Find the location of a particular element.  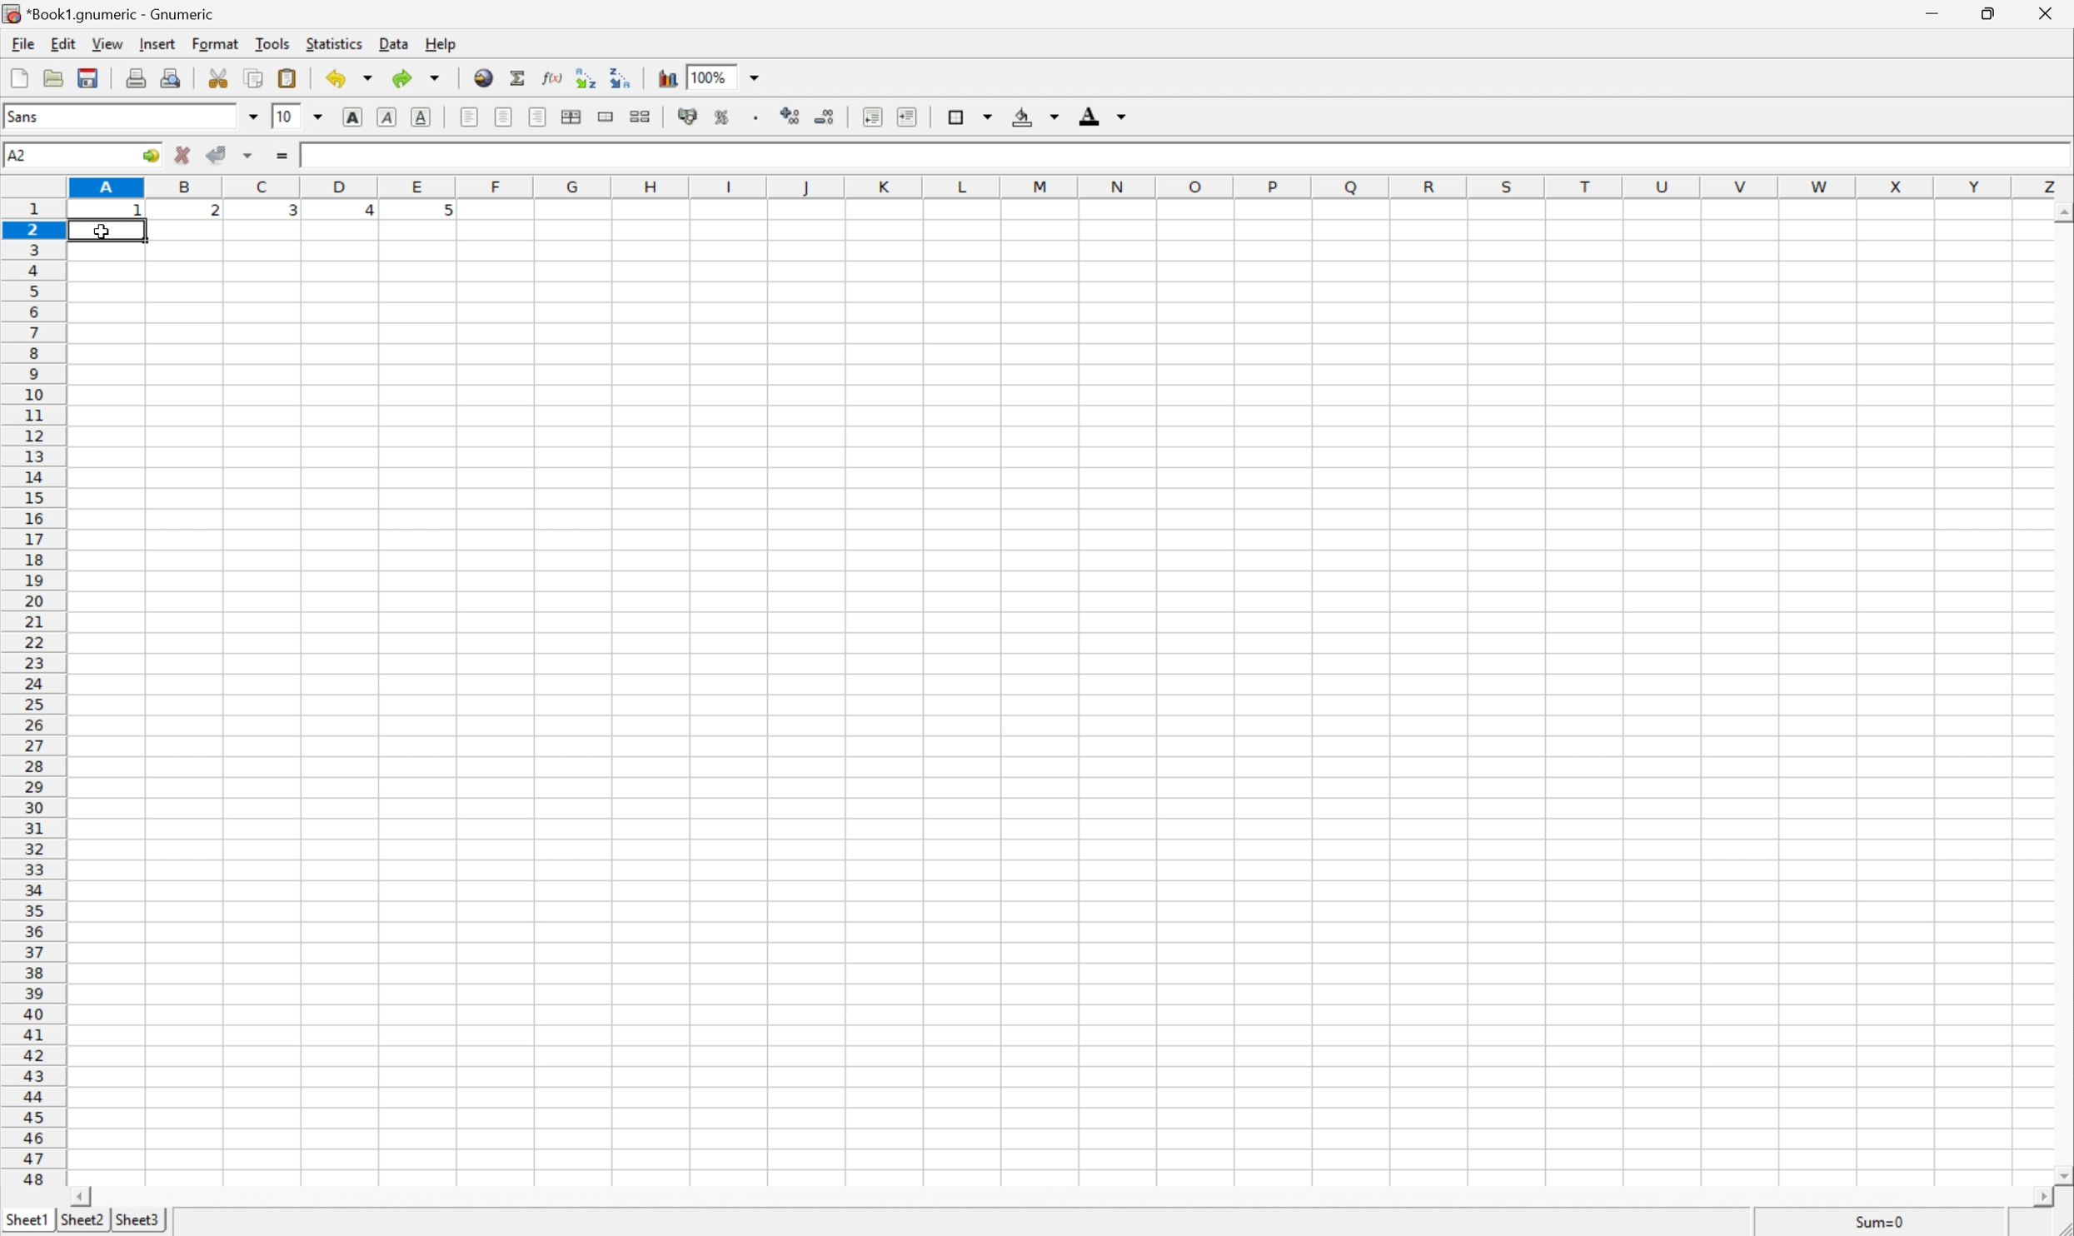

edit is located at coordinates (60, 42).